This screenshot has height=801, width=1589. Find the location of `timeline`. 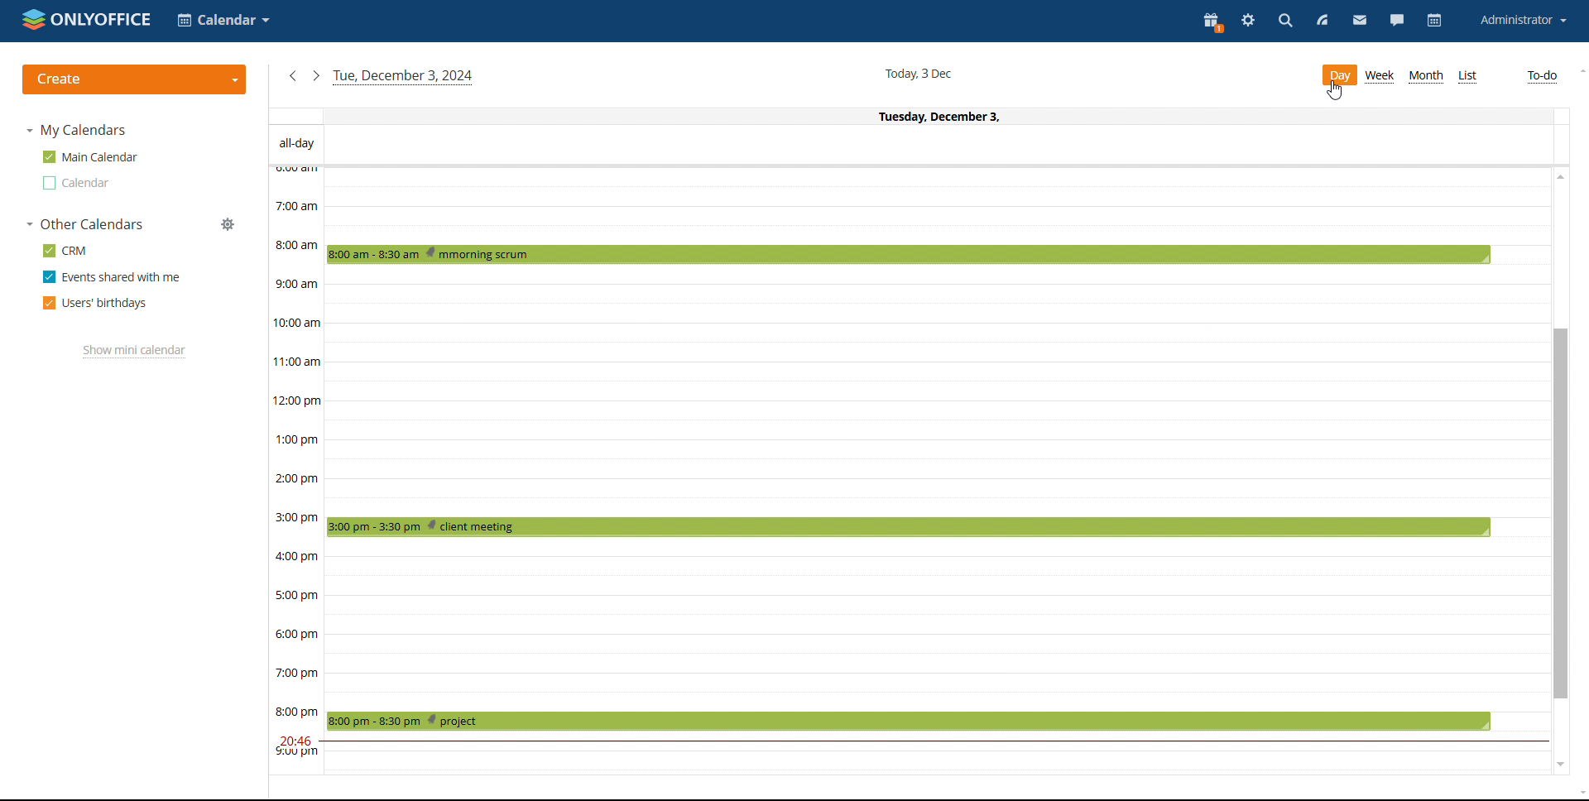

timeline is located at coordinates (295, 470).